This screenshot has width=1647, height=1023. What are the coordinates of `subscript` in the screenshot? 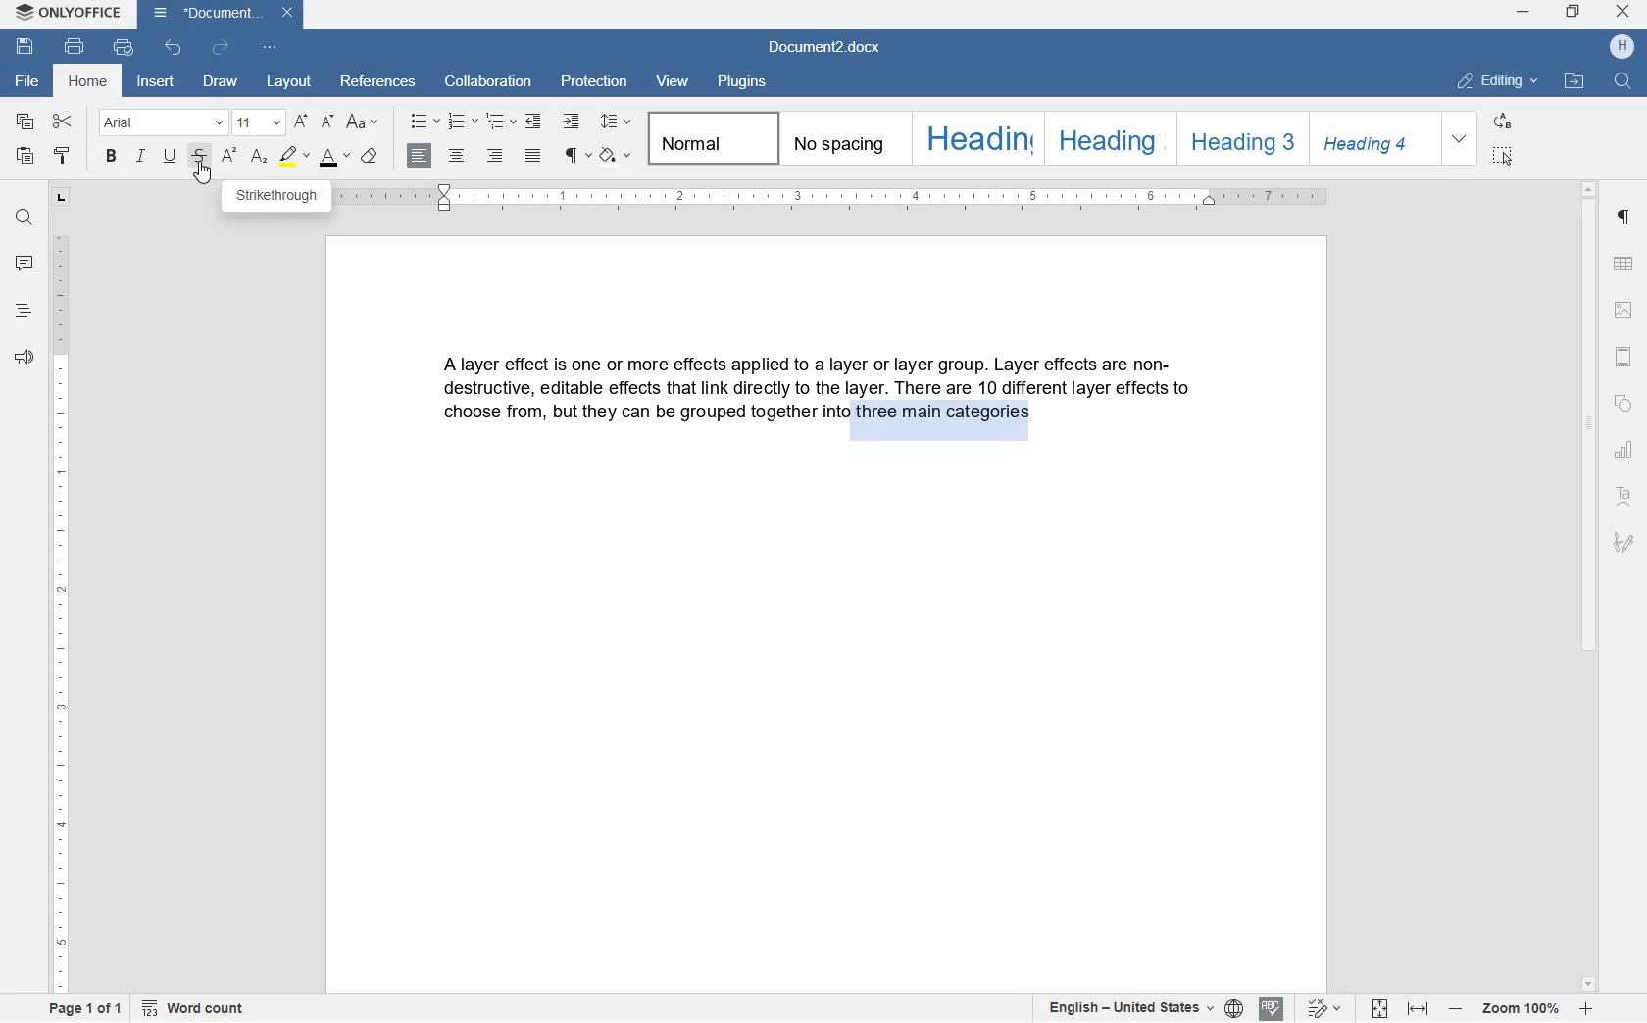 It's located at (261, 157).